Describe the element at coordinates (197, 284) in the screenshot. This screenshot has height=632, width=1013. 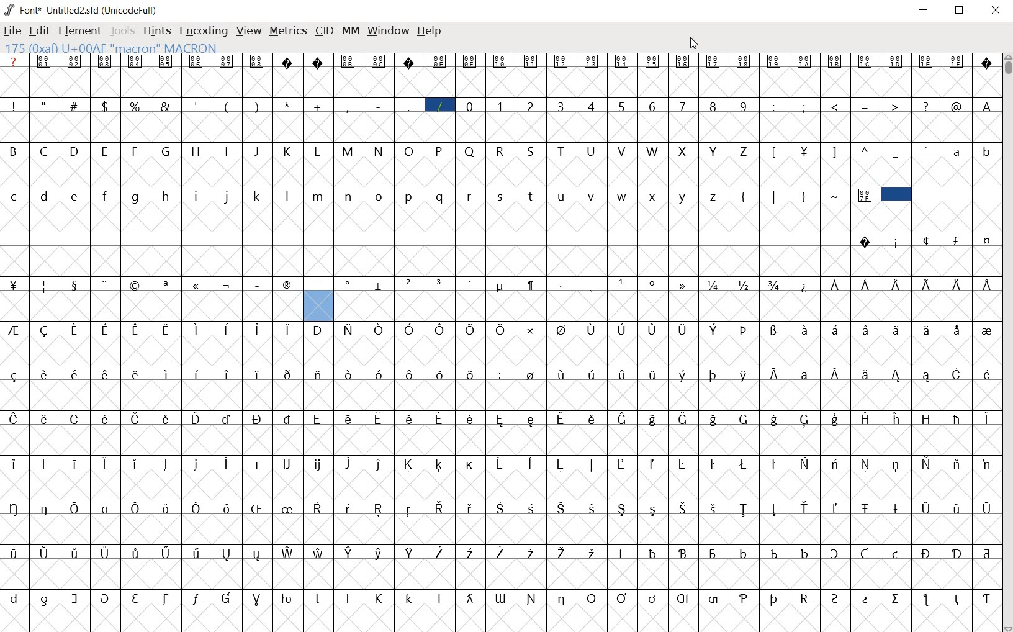
I see `Symbol` at that location.